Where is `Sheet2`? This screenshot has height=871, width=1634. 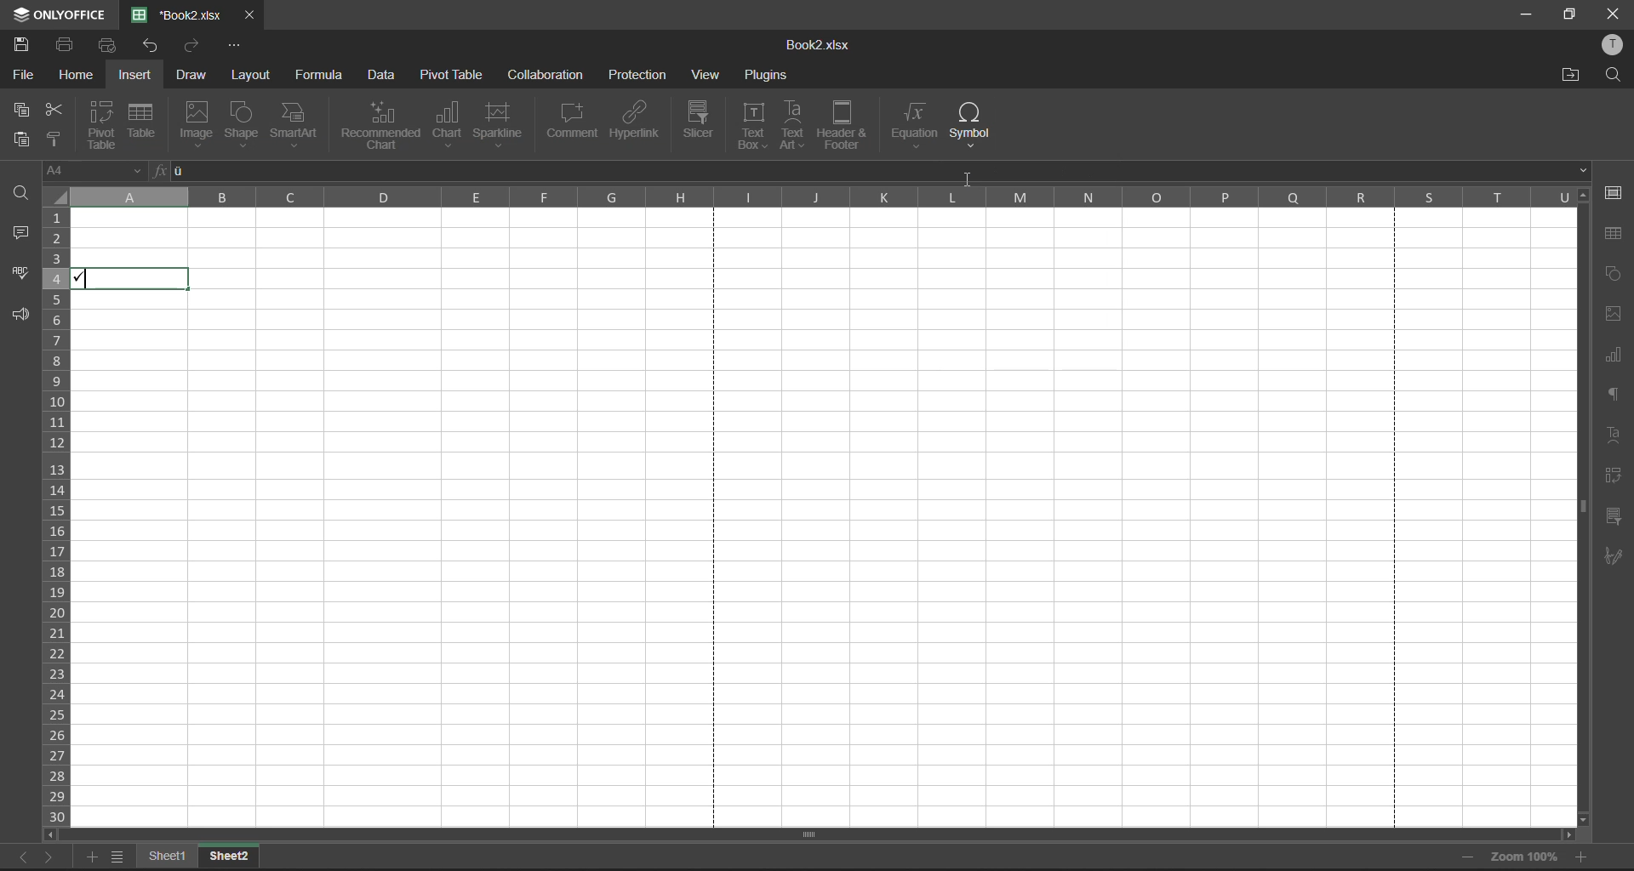 Sheet2 is located at coordinates (233, 856).